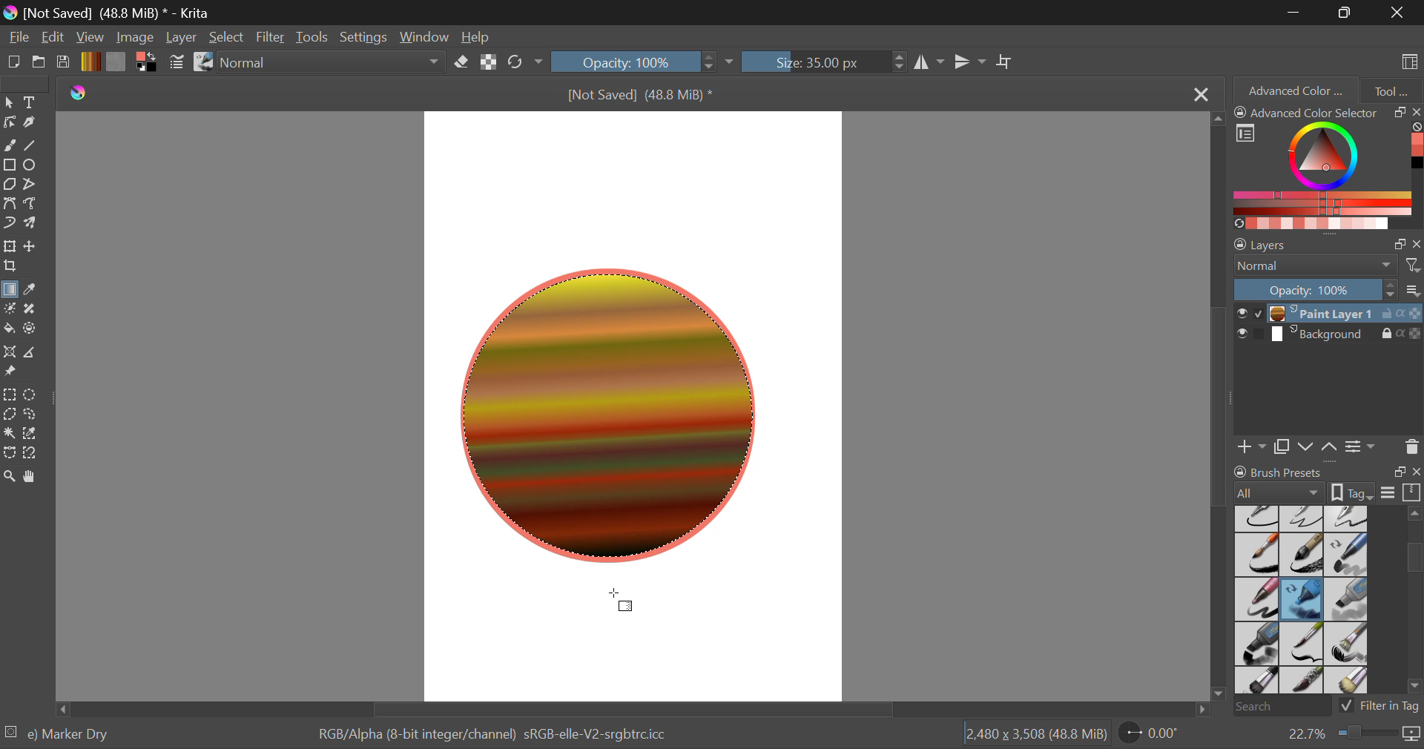 The width and height of the screenshot is (1424, 749). Describe the element at coordinates (1328, 167) in the screenshot. I see `Advanced Color Selector` at that location.